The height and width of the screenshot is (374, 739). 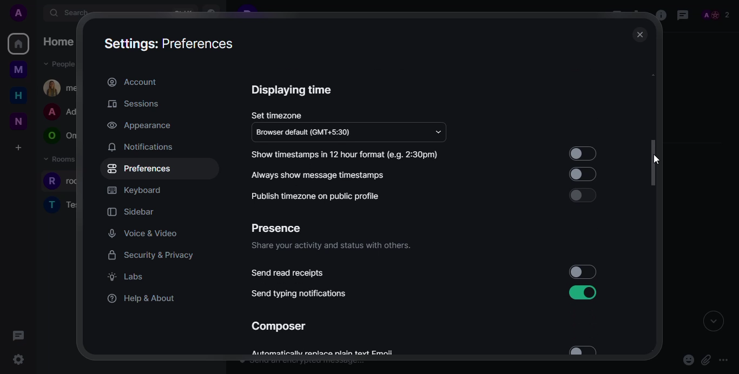 What do you see at coordinates (132, 81) in the screenshot?
I see `account` at bounding box center [132, 81].